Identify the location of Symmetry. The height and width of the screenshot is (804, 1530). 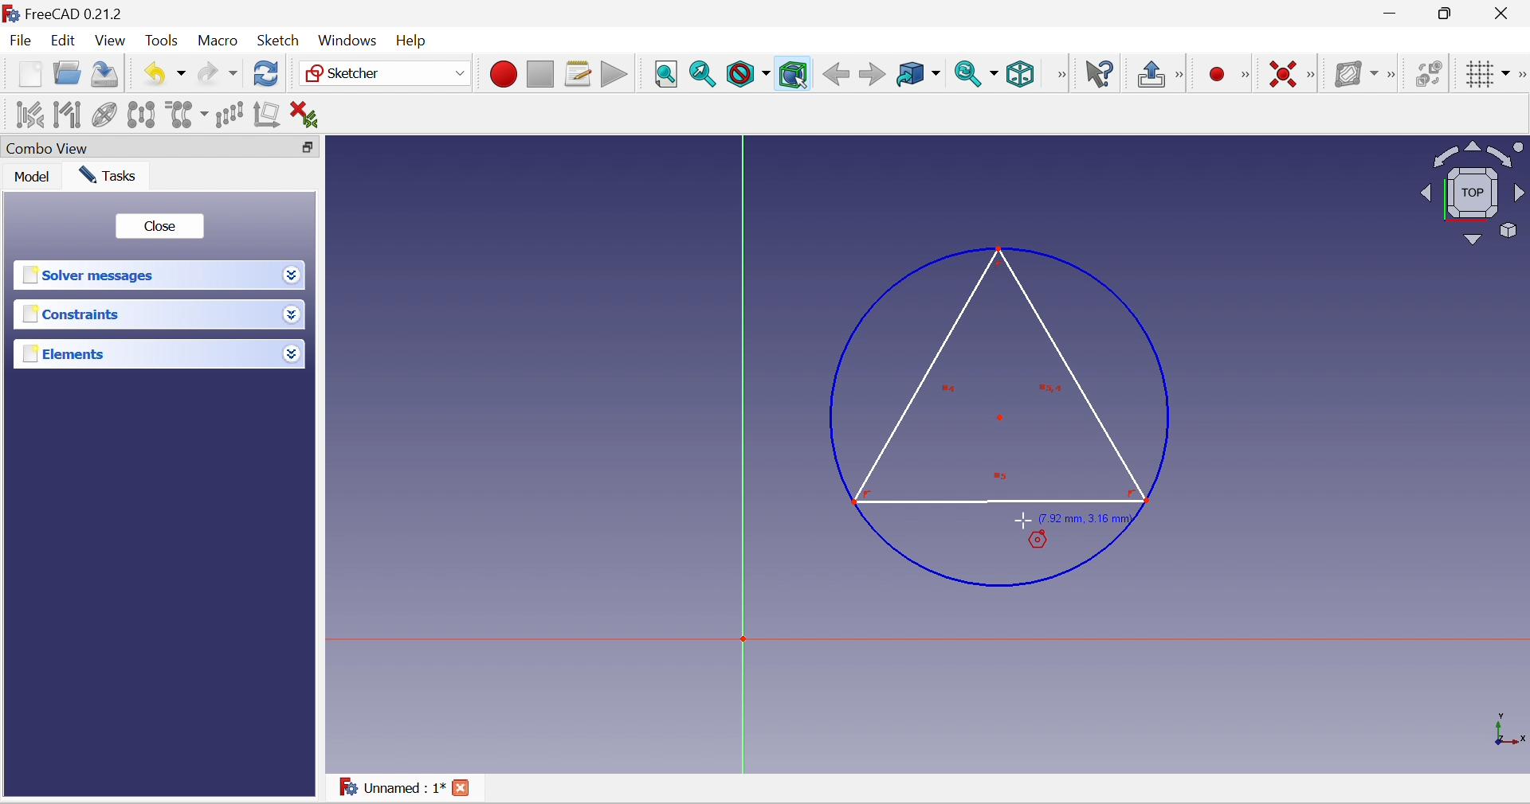
(141, 114).